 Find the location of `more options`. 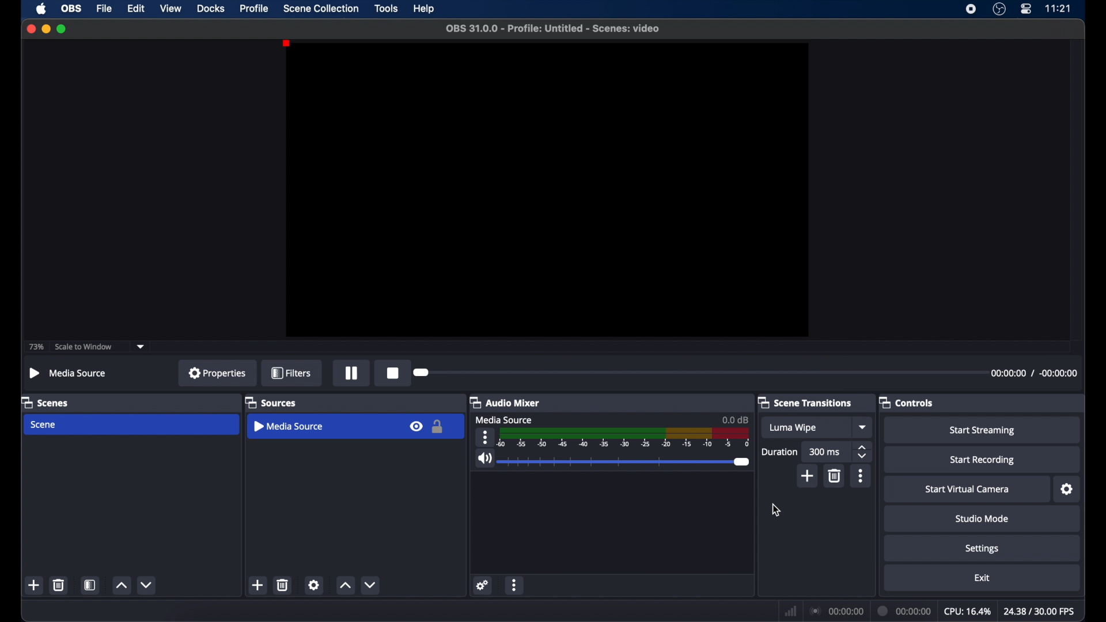

more options is located at coordinates (514, 585).